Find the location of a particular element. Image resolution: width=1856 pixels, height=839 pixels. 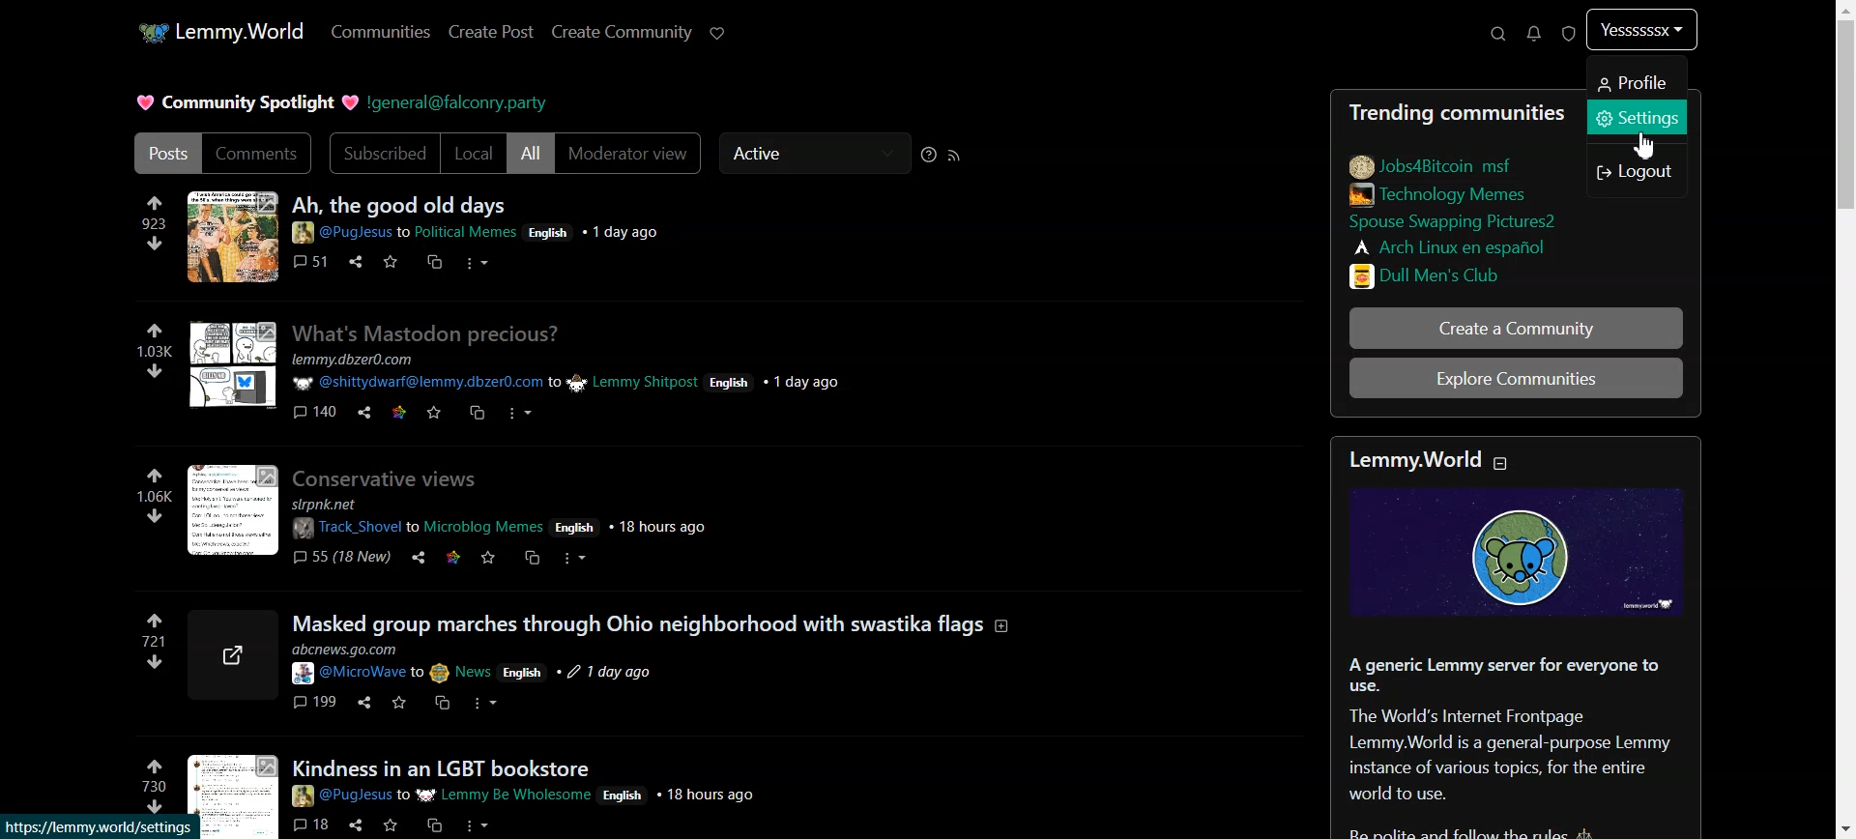

comments is located at coordinates (310, 825).